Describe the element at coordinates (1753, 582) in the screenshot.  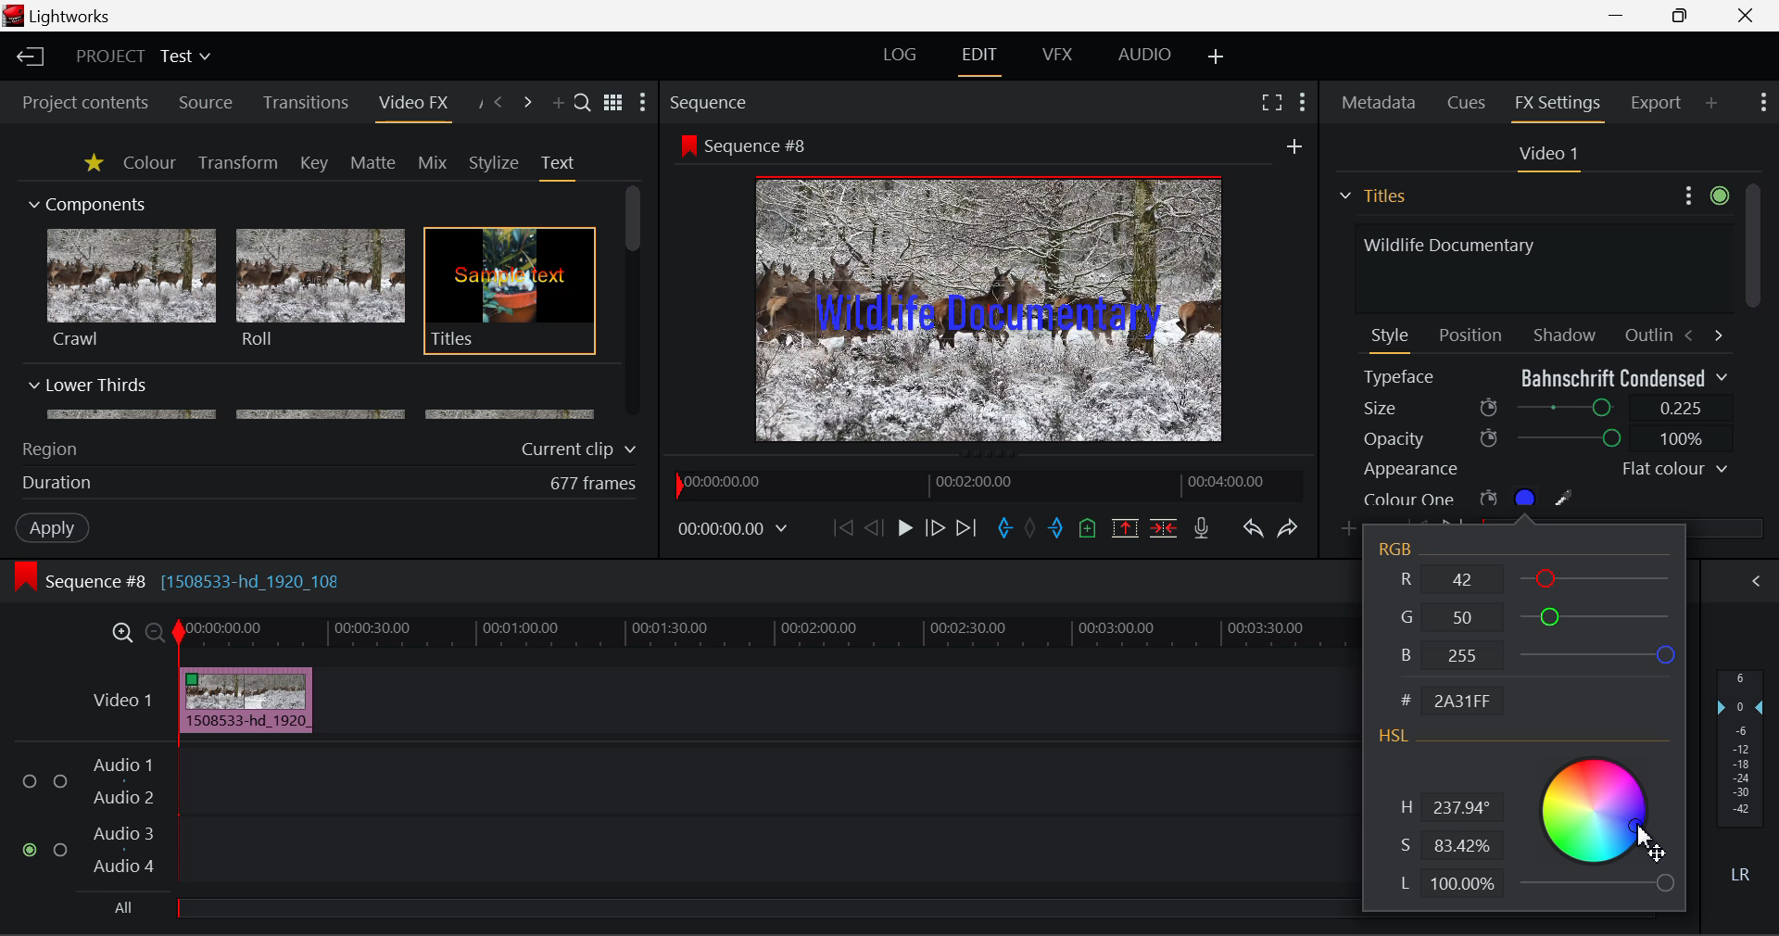
I see `Show Audio Mix` at that location.